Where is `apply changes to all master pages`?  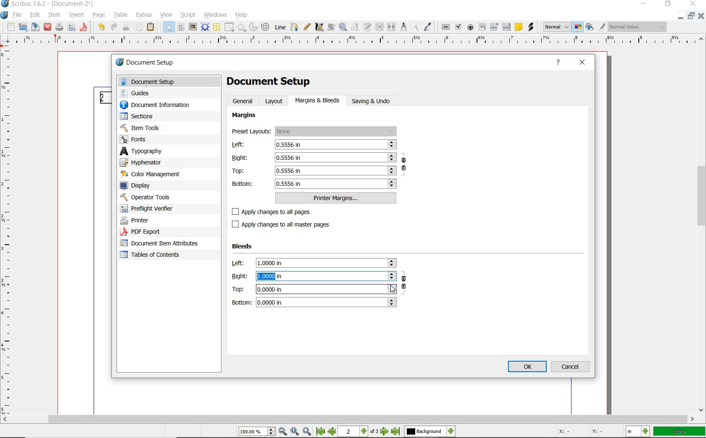 apply changes to all master pages is located at coordinates (285, 224).